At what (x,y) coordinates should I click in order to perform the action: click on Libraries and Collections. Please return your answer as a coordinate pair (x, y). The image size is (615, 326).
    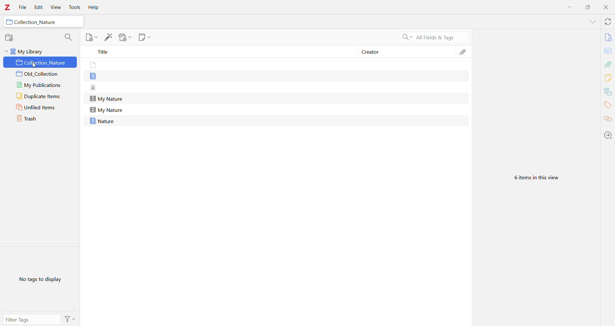
    Looking at the image, I should click on (608, 92).